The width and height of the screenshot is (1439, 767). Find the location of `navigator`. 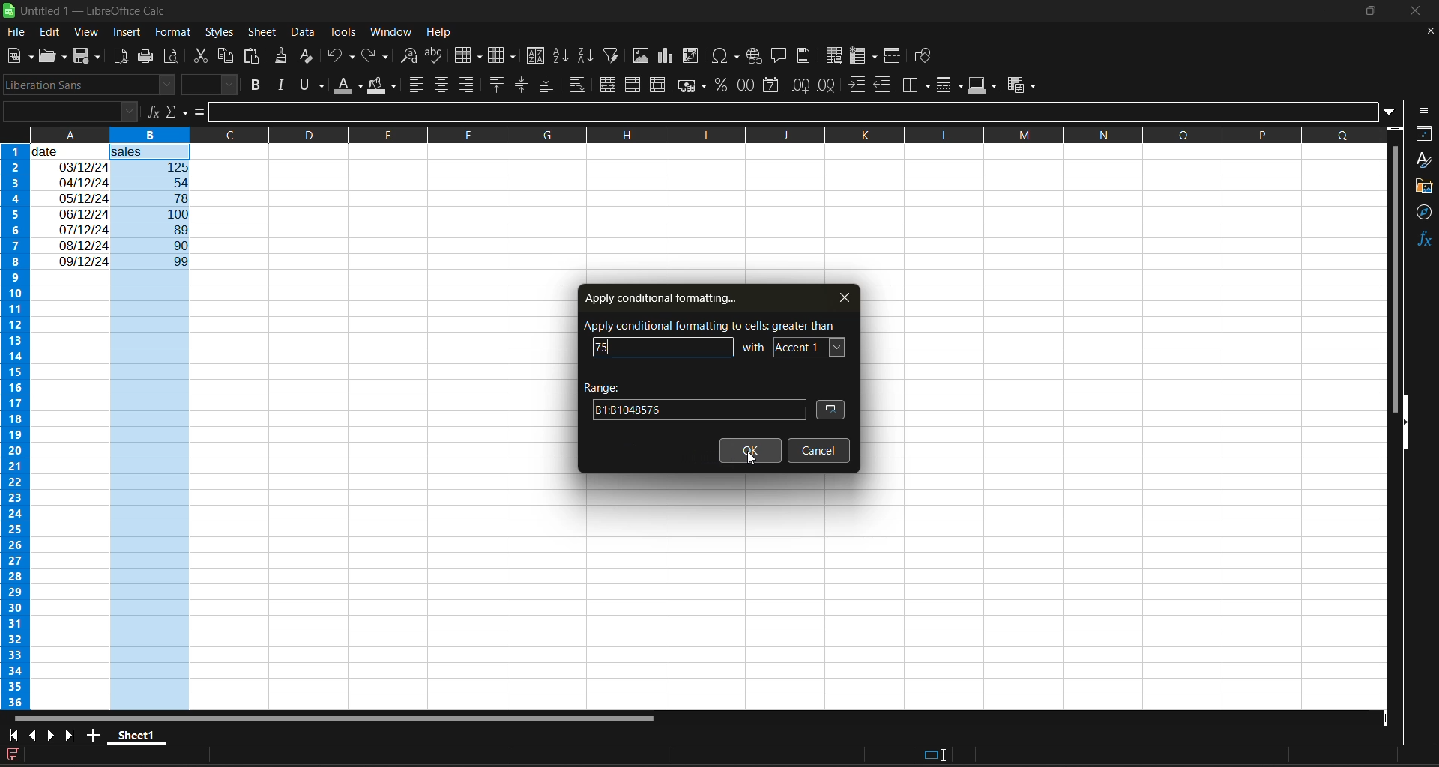

navigator is located at coordinates (1424, 216).